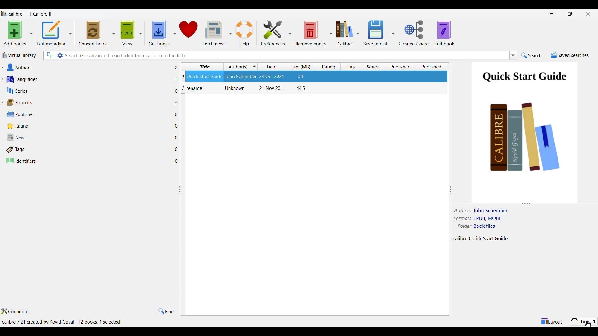 This screenshot has height=336, width=598. Describe the element at coordinates (70, 33) in the screenshot. I see `Edit metadata options` at that location.